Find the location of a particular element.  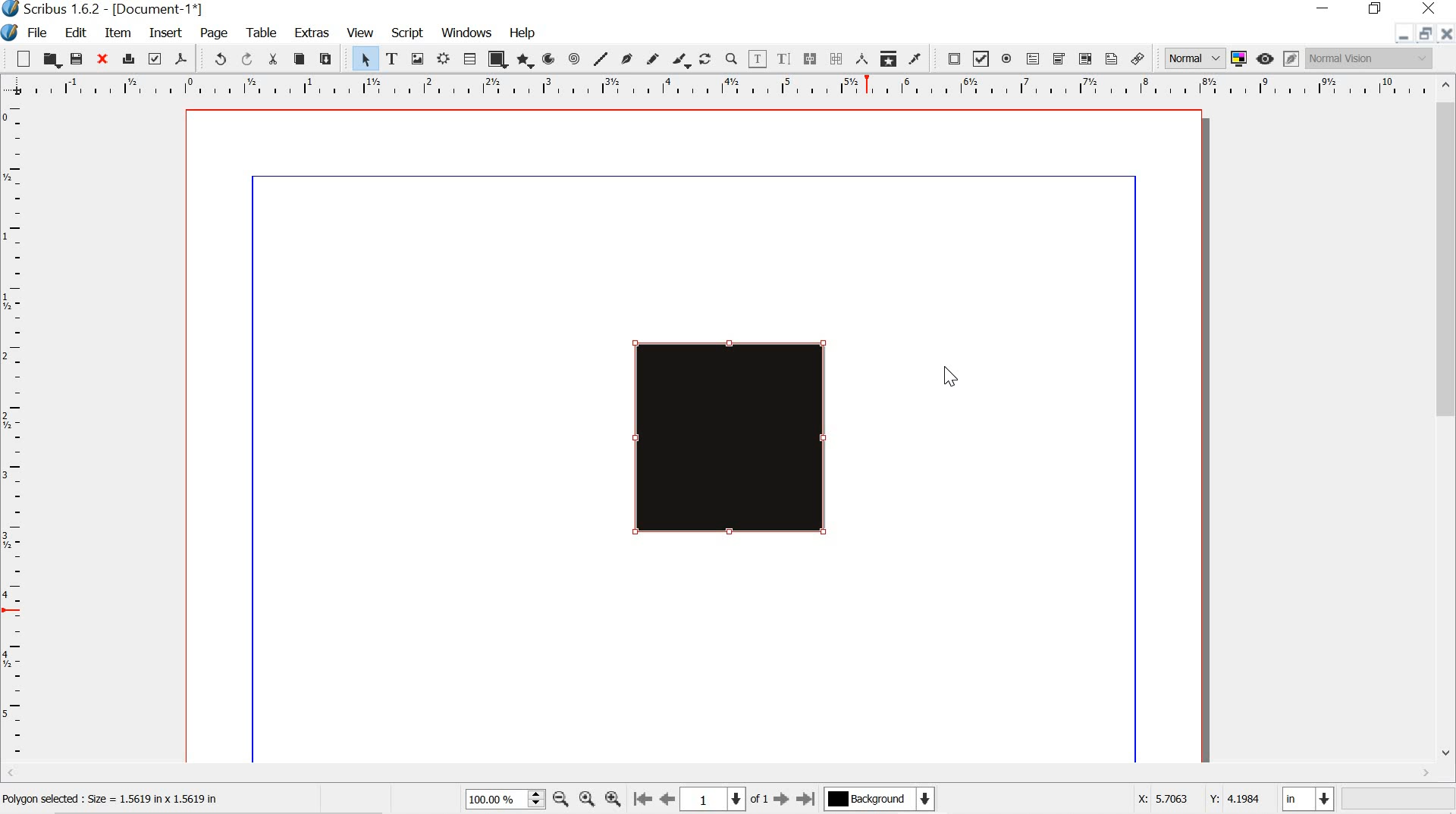

select item is located at coordinates (365, 58).